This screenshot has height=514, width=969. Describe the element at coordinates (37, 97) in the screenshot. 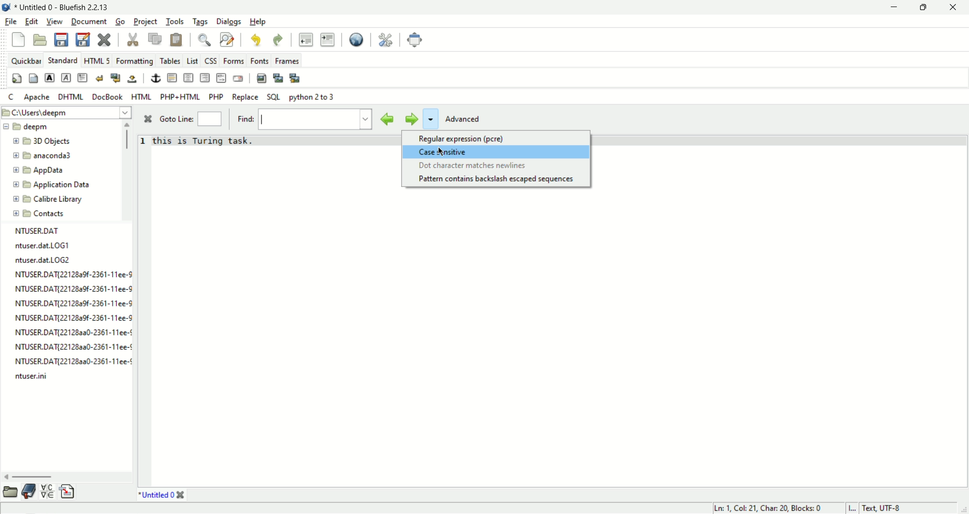

I see `apache` at that location.